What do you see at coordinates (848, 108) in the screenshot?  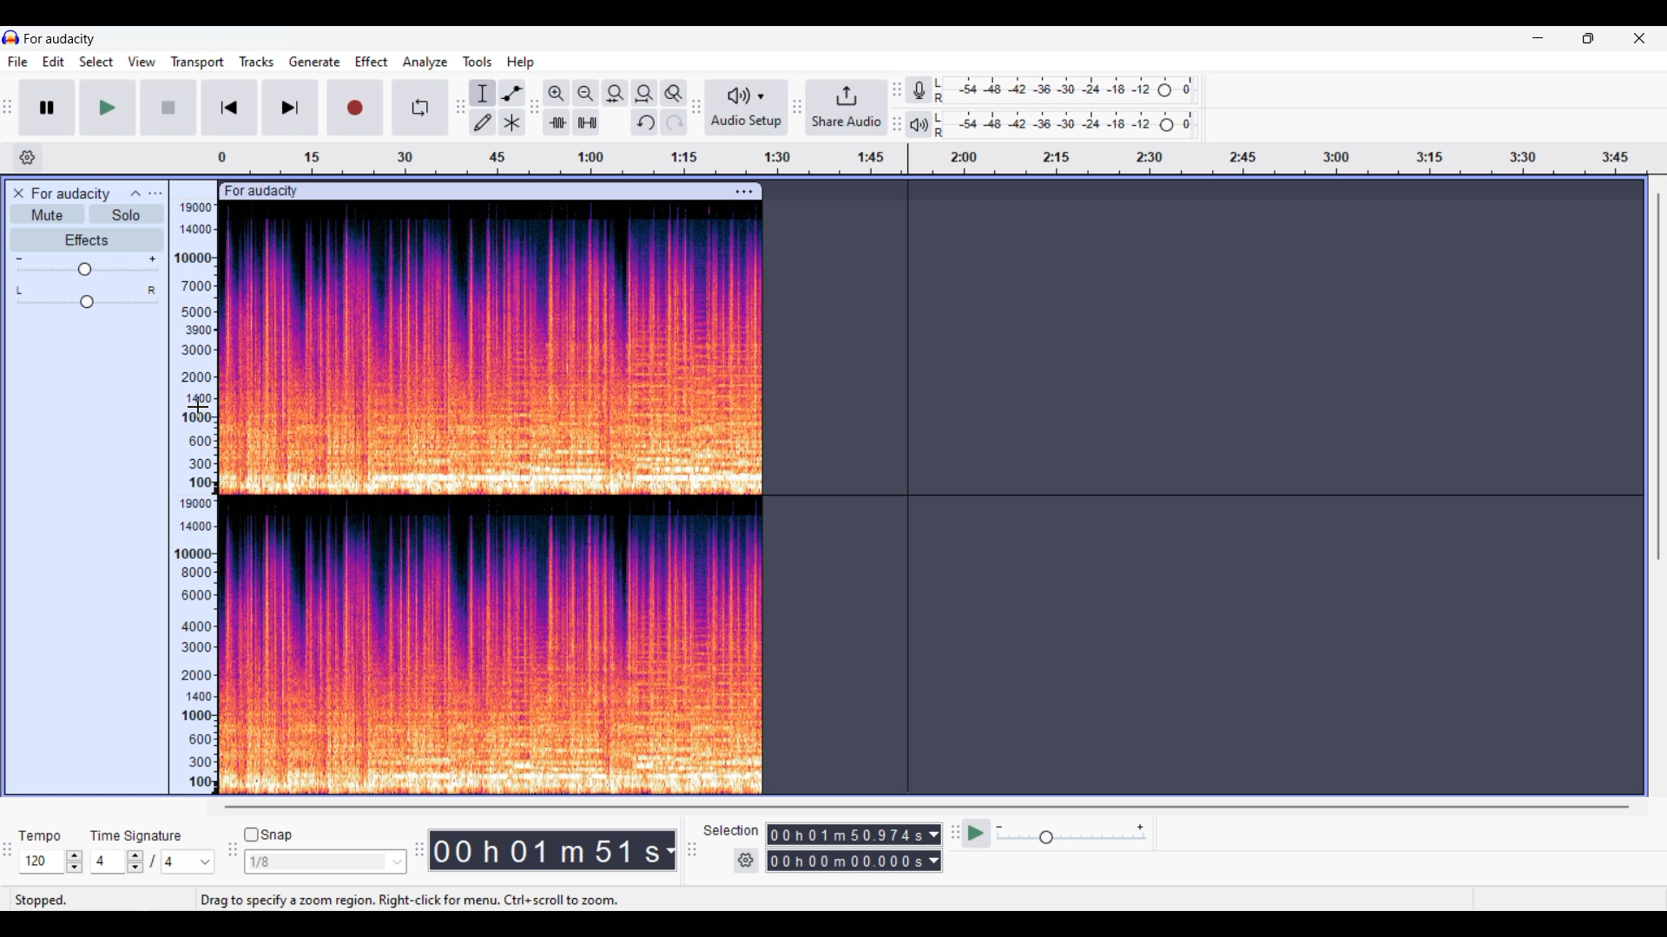 I see `Share audio` at bounding box center [848, 108].